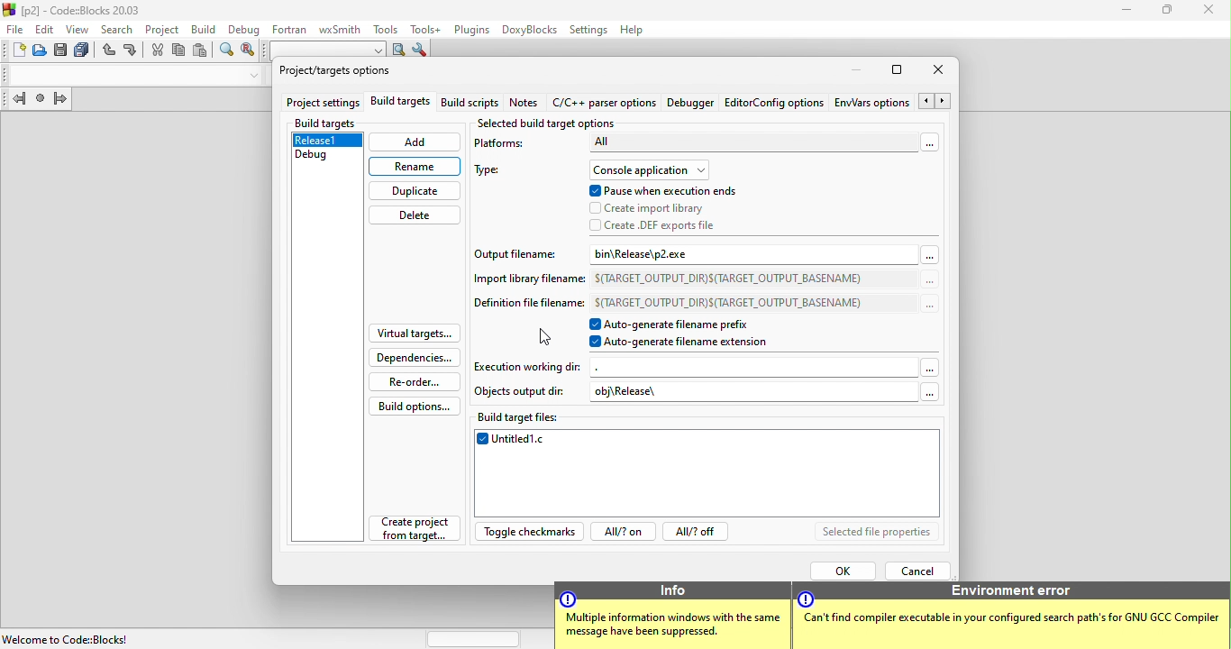  What do you see at coordinates (85, 51) in the screenshot?
I see `save everything` at bounding box center [85, 51].